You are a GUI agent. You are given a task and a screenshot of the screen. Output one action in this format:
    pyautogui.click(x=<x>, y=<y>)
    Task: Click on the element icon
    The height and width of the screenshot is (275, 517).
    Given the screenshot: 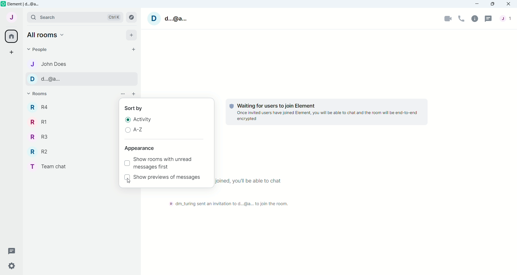 What is the action you would take?
    pyautogui.click(x=3, y=4)
    